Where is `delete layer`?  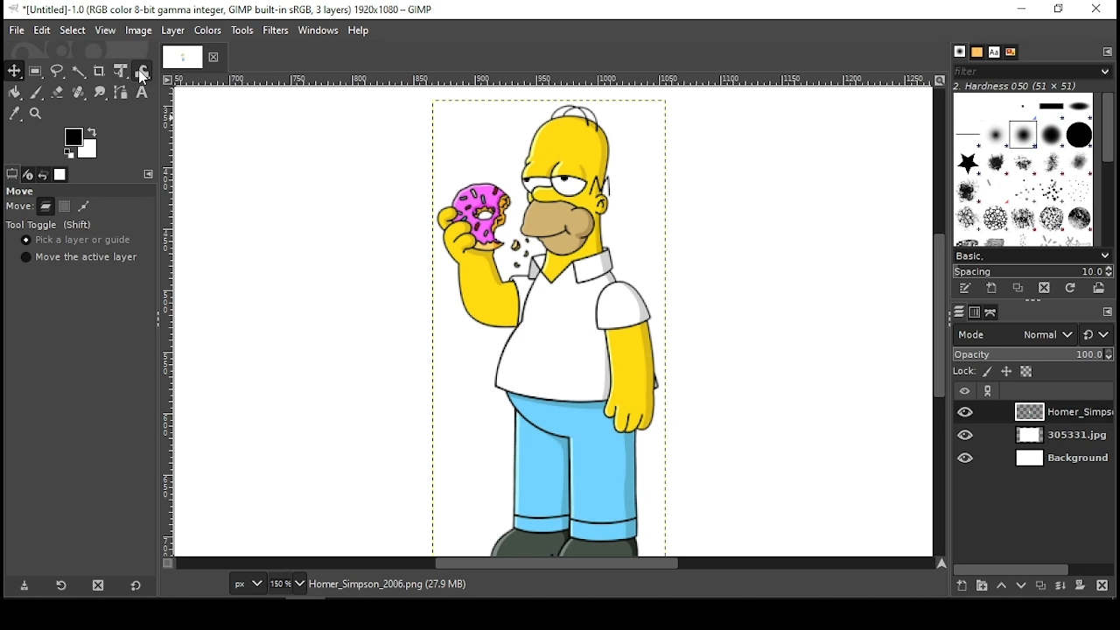
delete layer is located at coordinates (1103, 587).